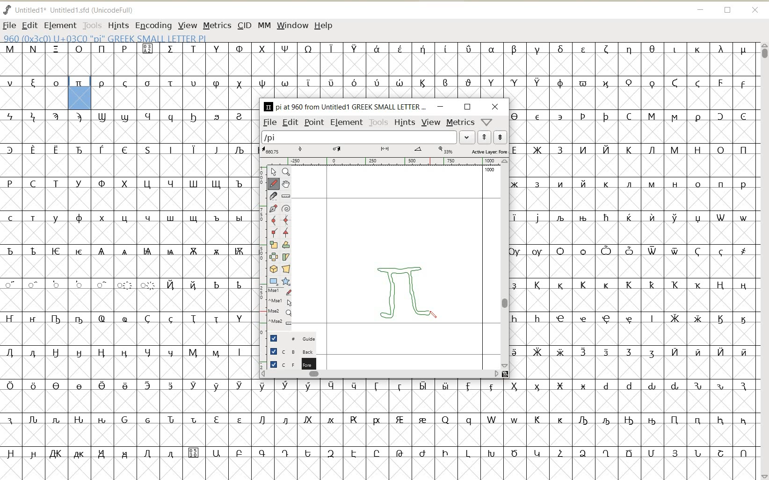 This screenshot has width=769, height=480. I want to click on RULER, so click(384, 162).